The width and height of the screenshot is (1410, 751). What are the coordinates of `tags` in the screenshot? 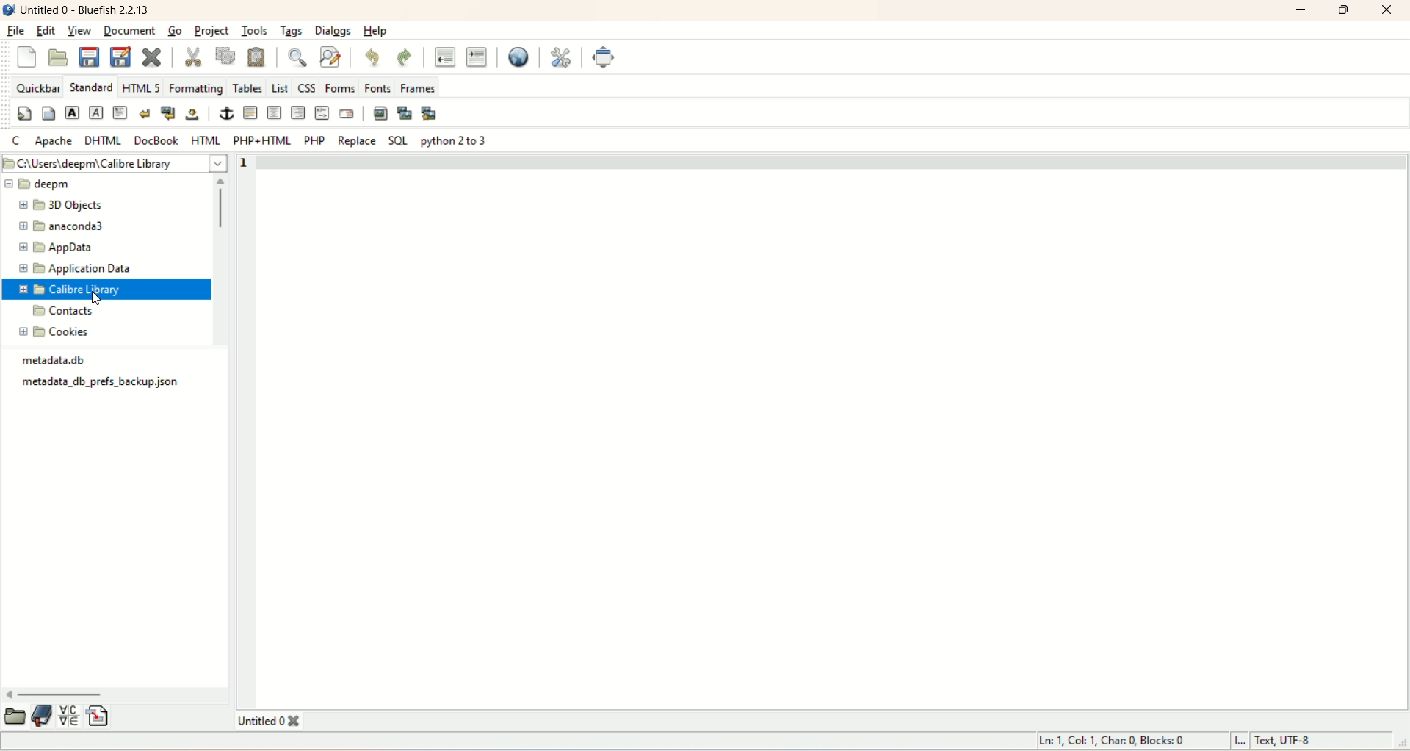 It's located at (289, 33).